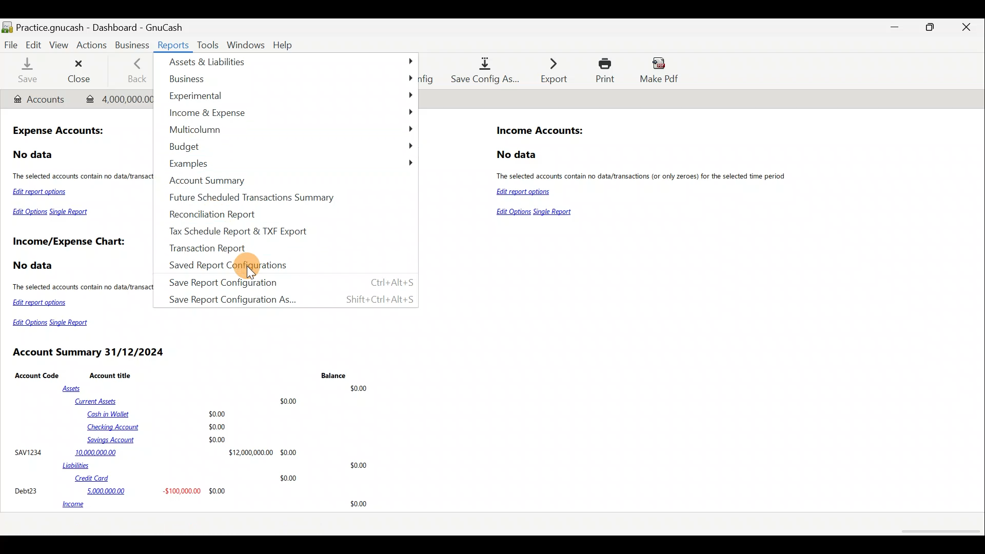 This screenshot has height=554, width=985. I want to click on Recondiliation Report, so click(213, 214).